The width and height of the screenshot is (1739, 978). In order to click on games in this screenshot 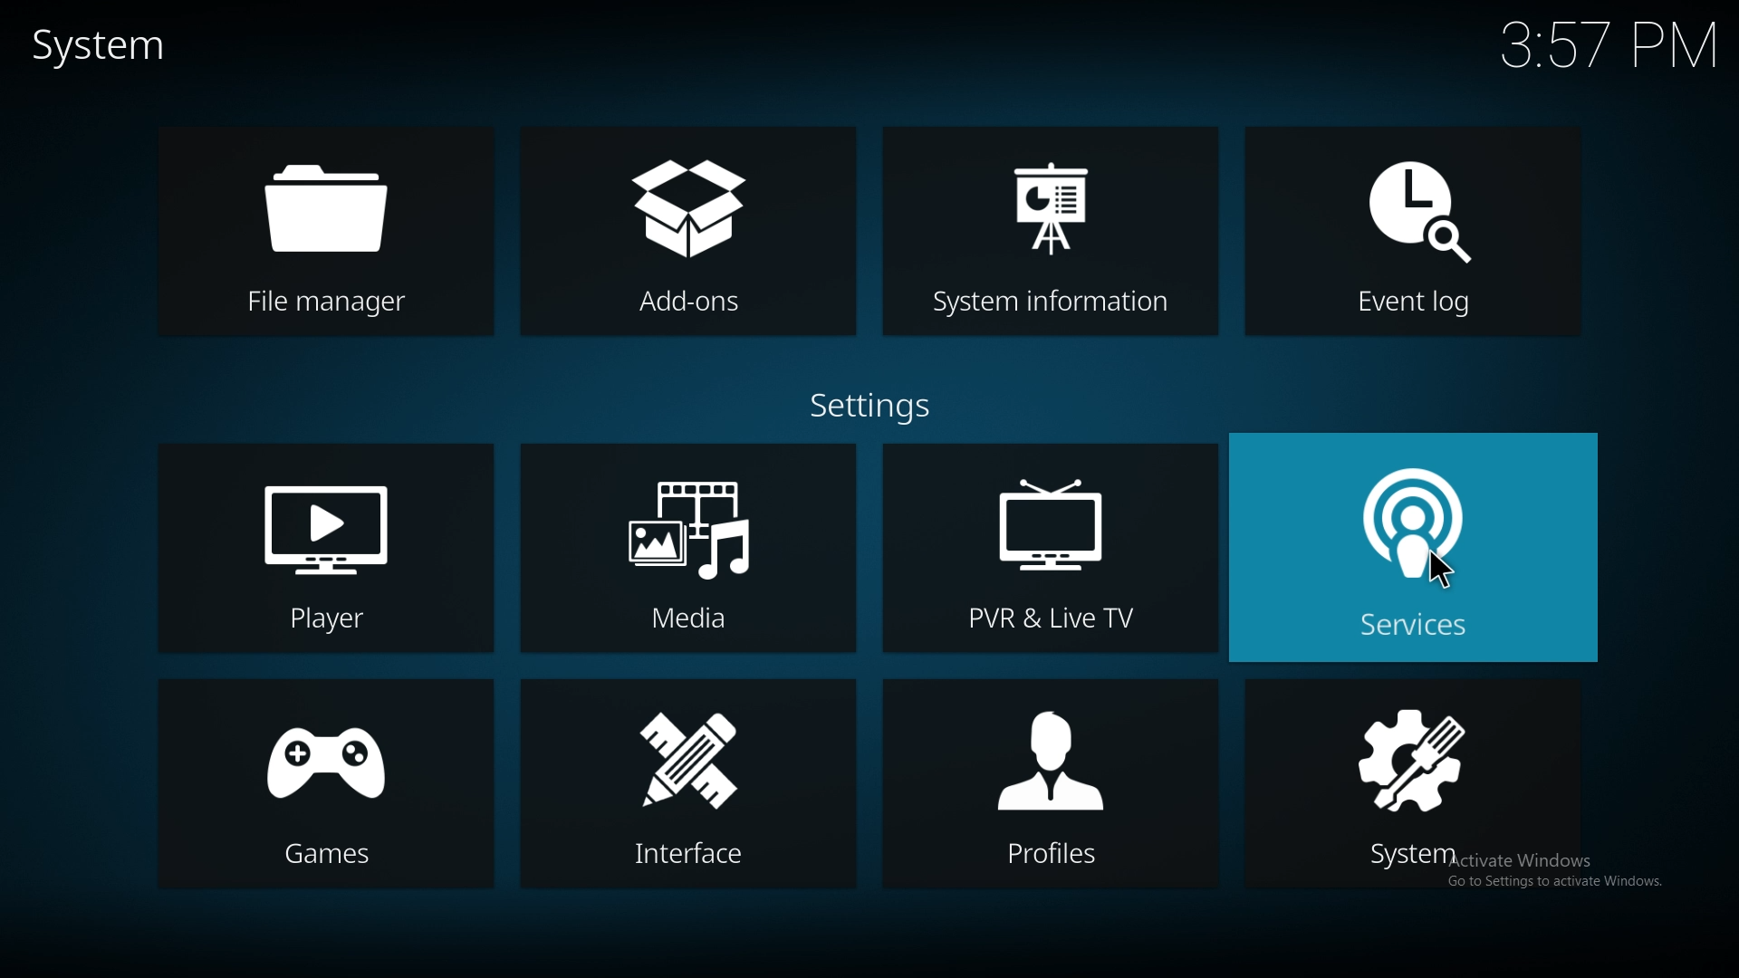, I will do `click(323, 781)`.